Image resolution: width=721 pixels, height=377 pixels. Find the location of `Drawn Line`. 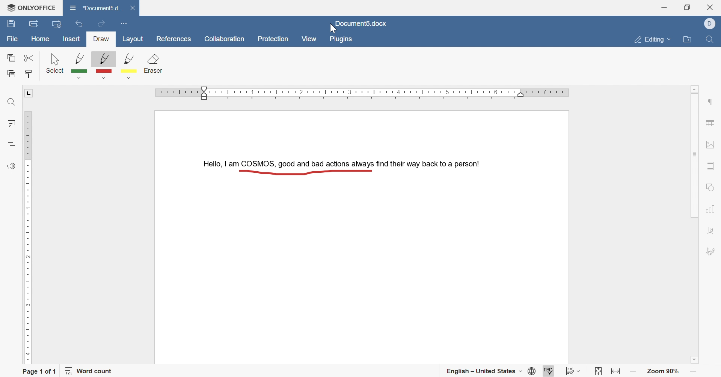

Drawn Line is located at coordinates (304, 172).